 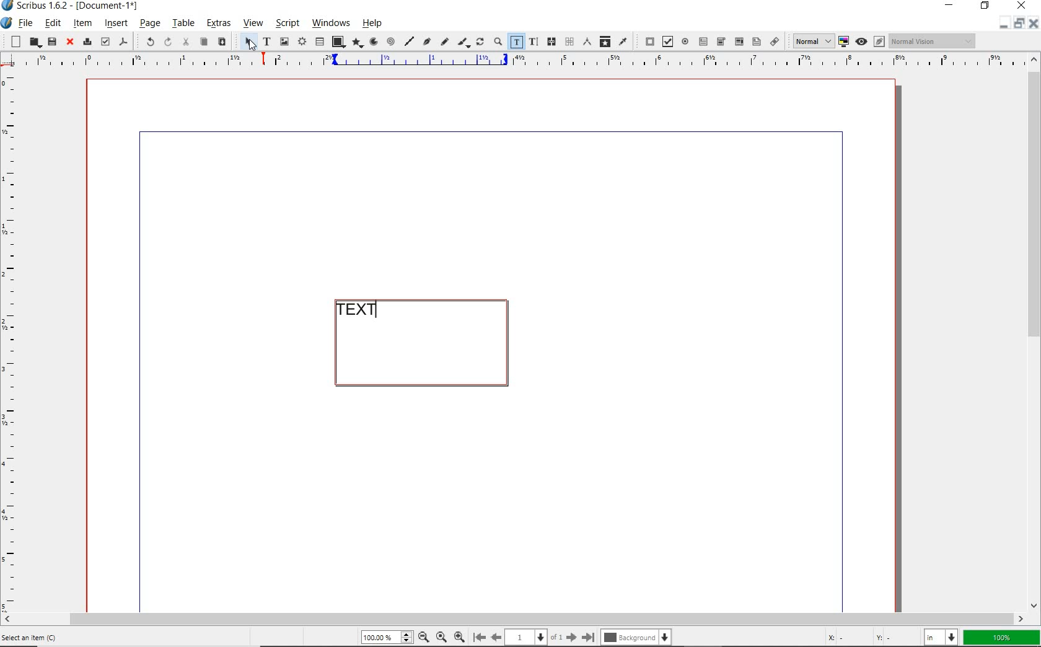 What do you see at coordinates (442, 638) in the screenshot?
I see `Zoom to 100%` at bounding box center [442, 638].